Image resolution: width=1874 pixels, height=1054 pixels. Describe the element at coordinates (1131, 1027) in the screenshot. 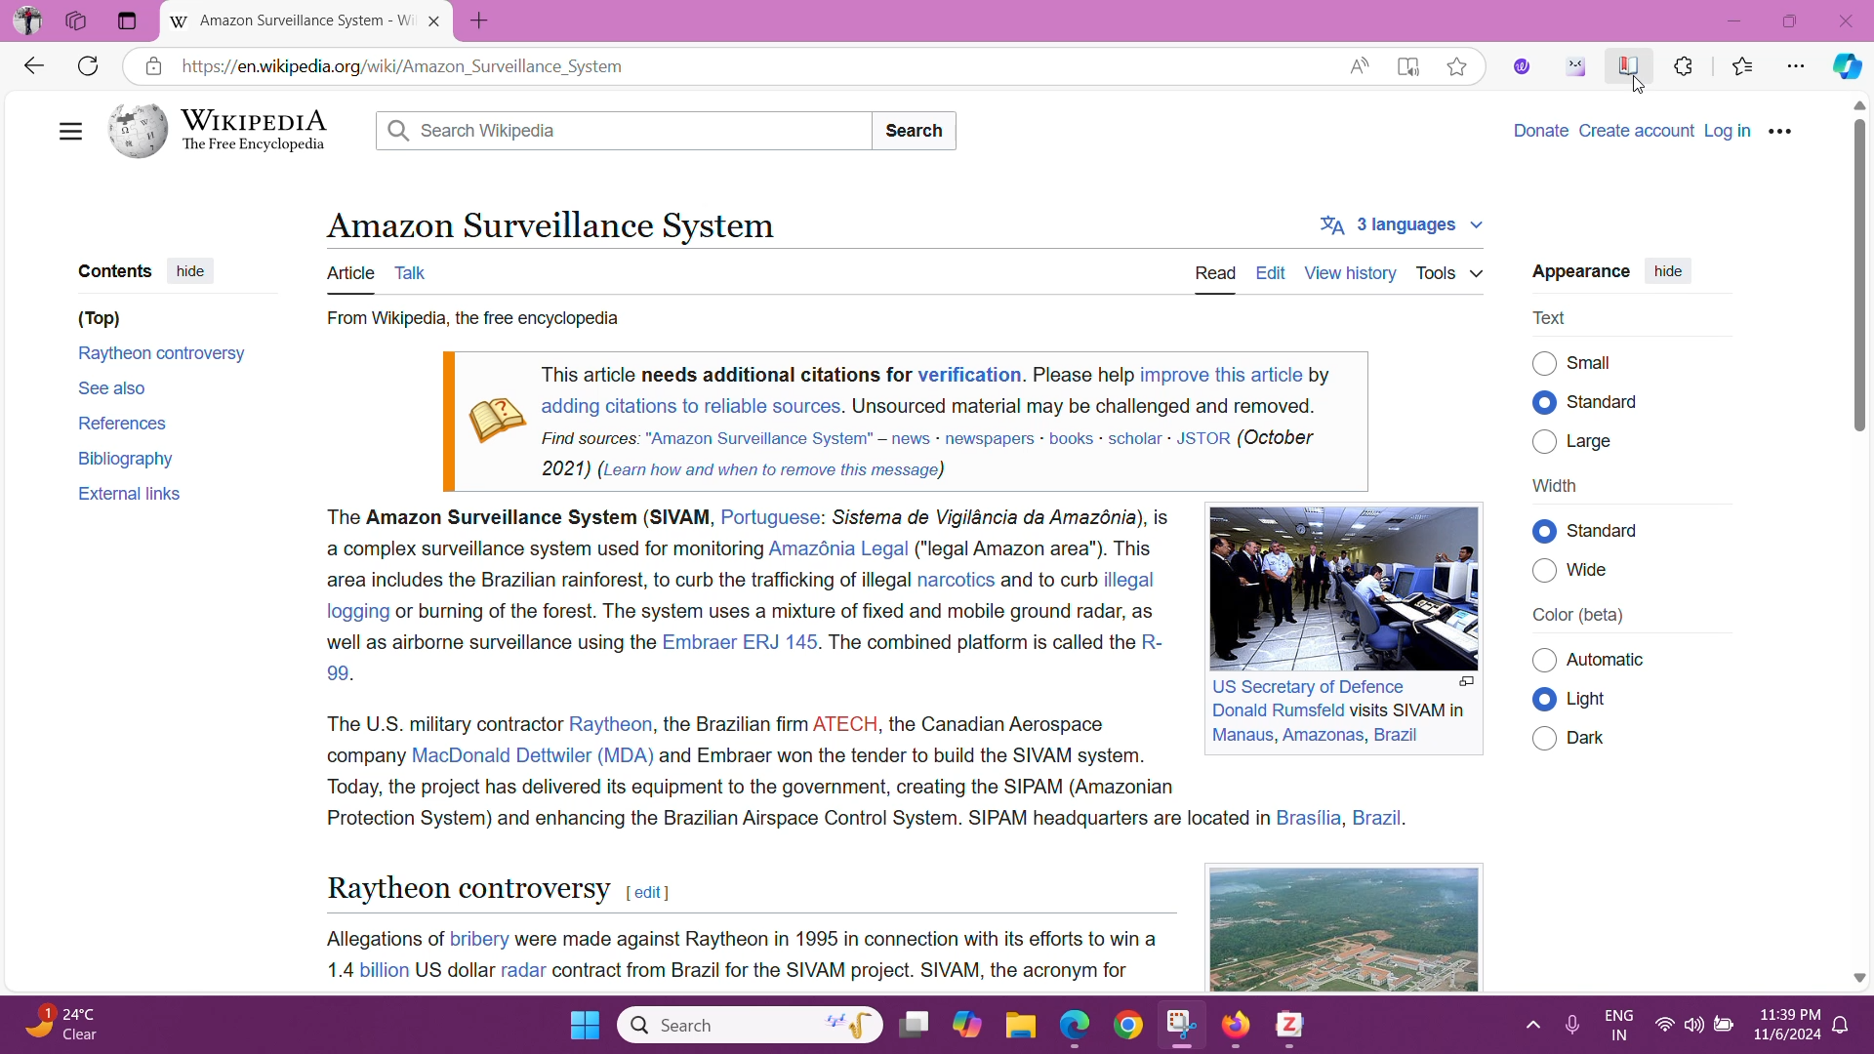

I see `chrome` at that location.